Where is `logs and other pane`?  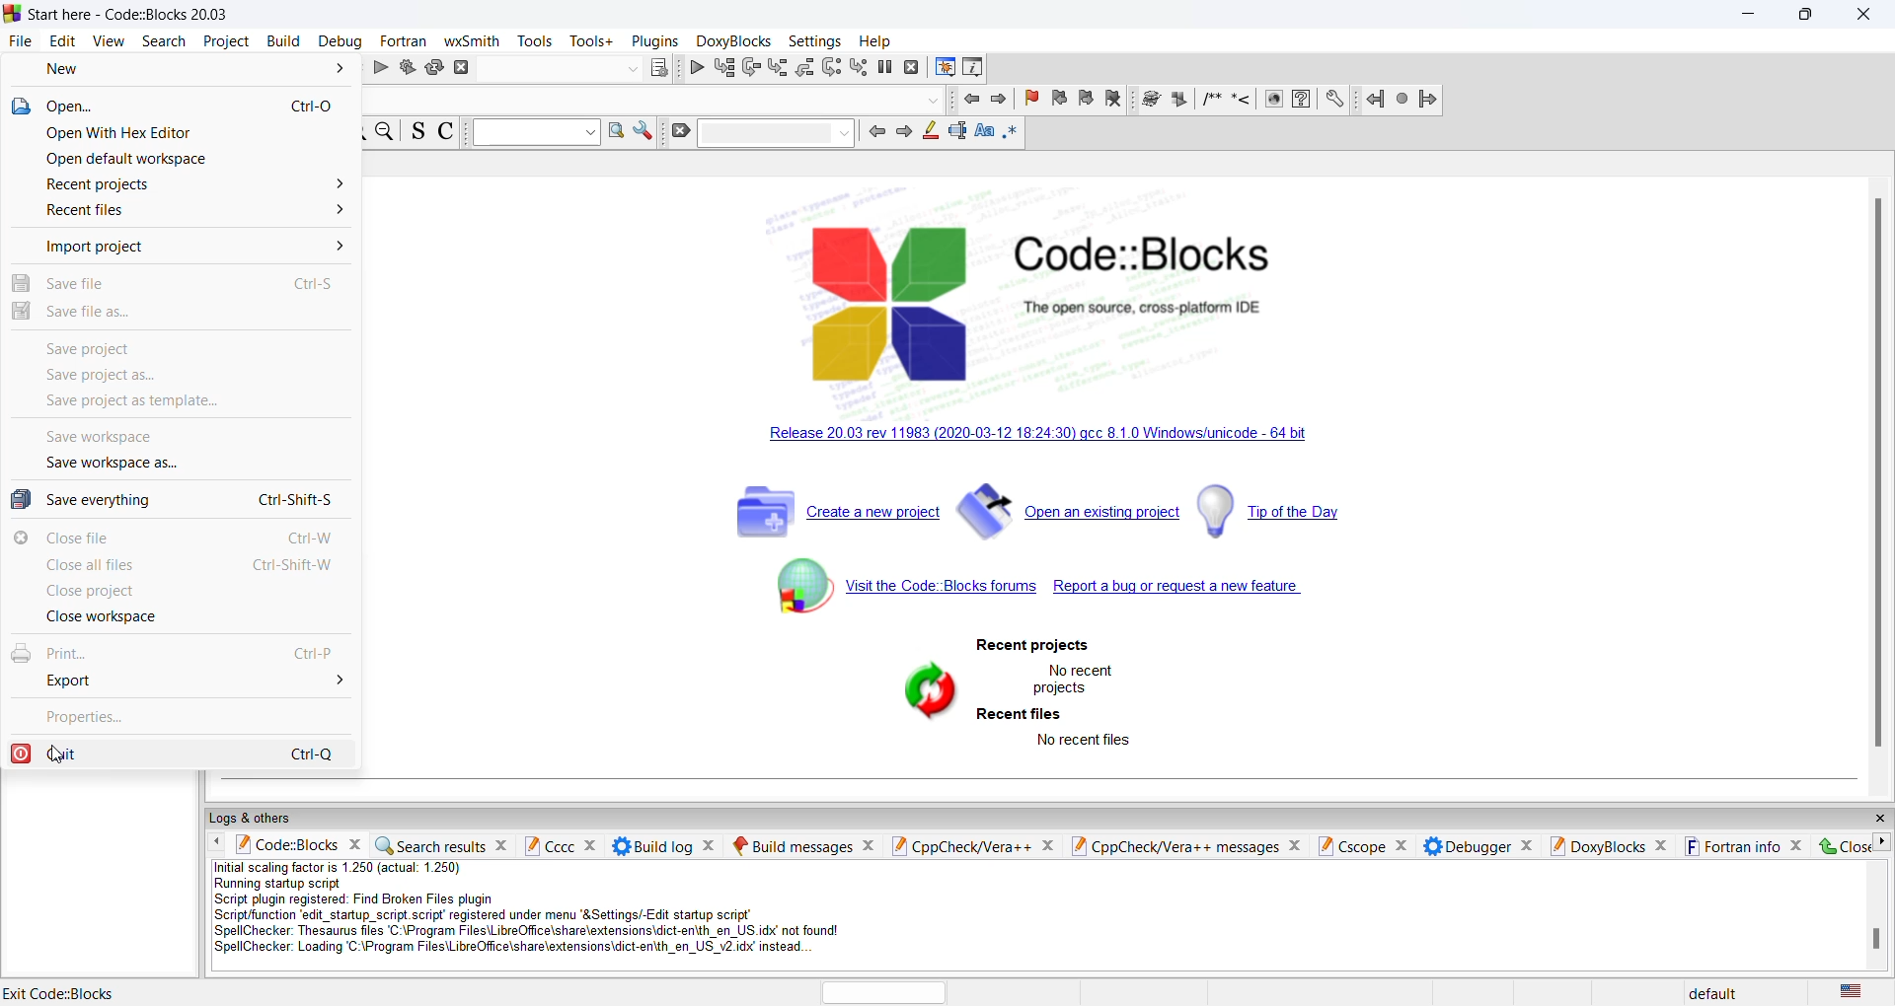 logs and other pane is located at coordinates (1046, 818).